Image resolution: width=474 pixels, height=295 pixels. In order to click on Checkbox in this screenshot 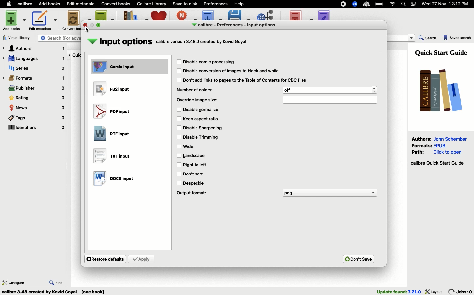, I will do `click(179, 71)`.